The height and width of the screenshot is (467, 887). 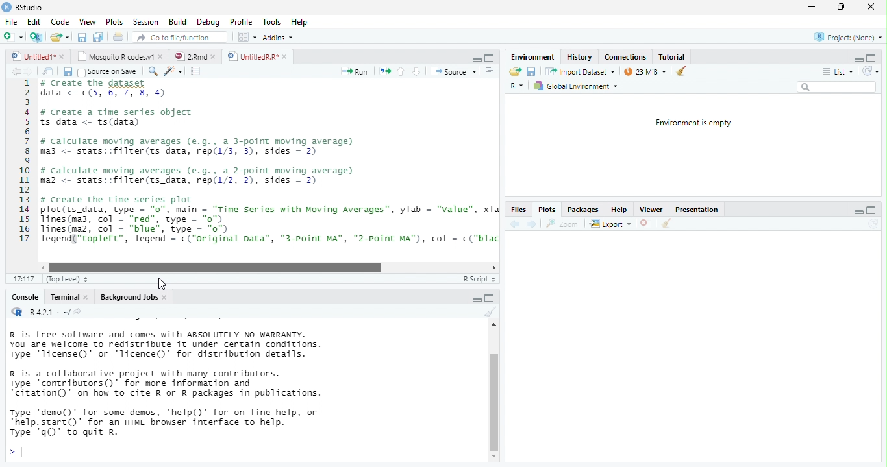 What do you see at coordinates (88, 298) in the screenshot?
I see `close` at bounding box center [88, 298].